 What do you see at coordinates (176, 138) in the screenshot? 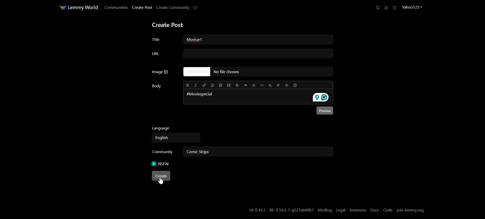
I see `Select language` at bounding box center [176, 138].